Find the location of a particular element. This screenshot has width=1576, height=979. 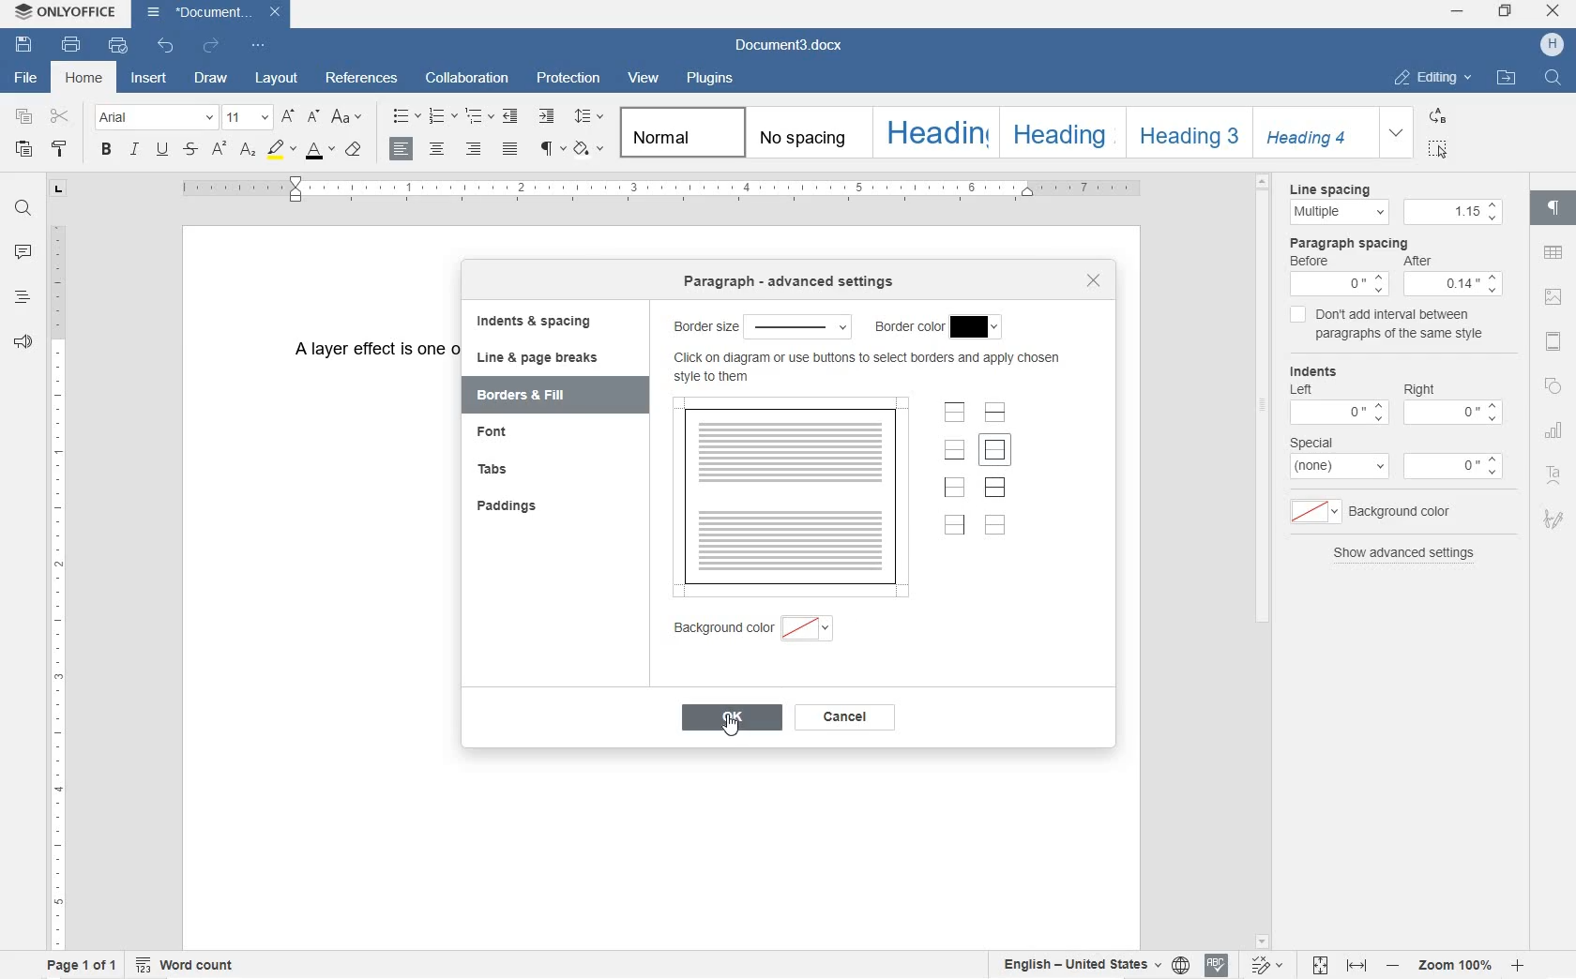

INCREASE INDENT is located at coordinates (547, 117).